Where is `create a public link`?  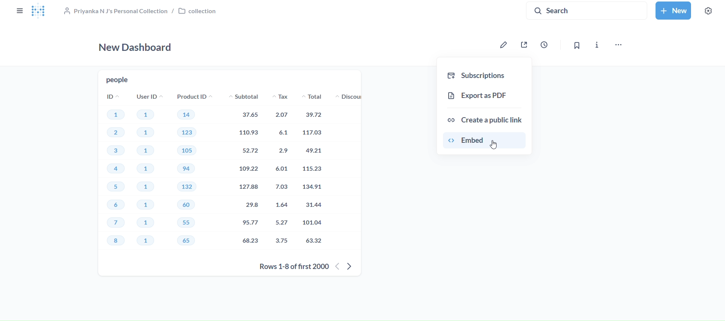
create a public link is located at coordinates (485, 119).